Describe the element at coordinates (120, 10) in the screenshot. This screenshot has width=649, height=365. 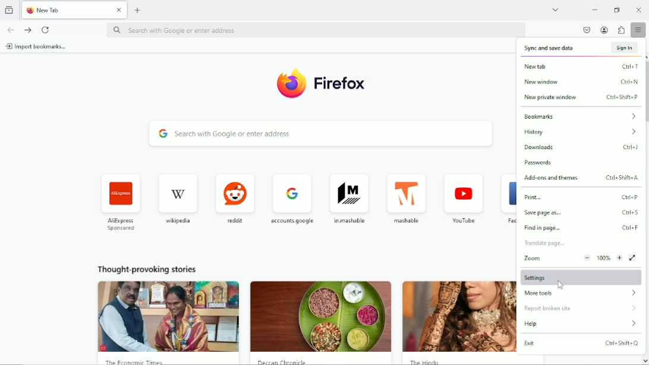
I see `close` at that location.